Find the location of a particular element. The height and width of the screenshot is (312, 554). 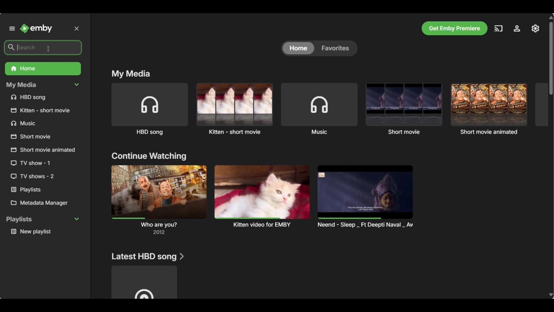

Kitten short movie is located at coordinates (234, 109).